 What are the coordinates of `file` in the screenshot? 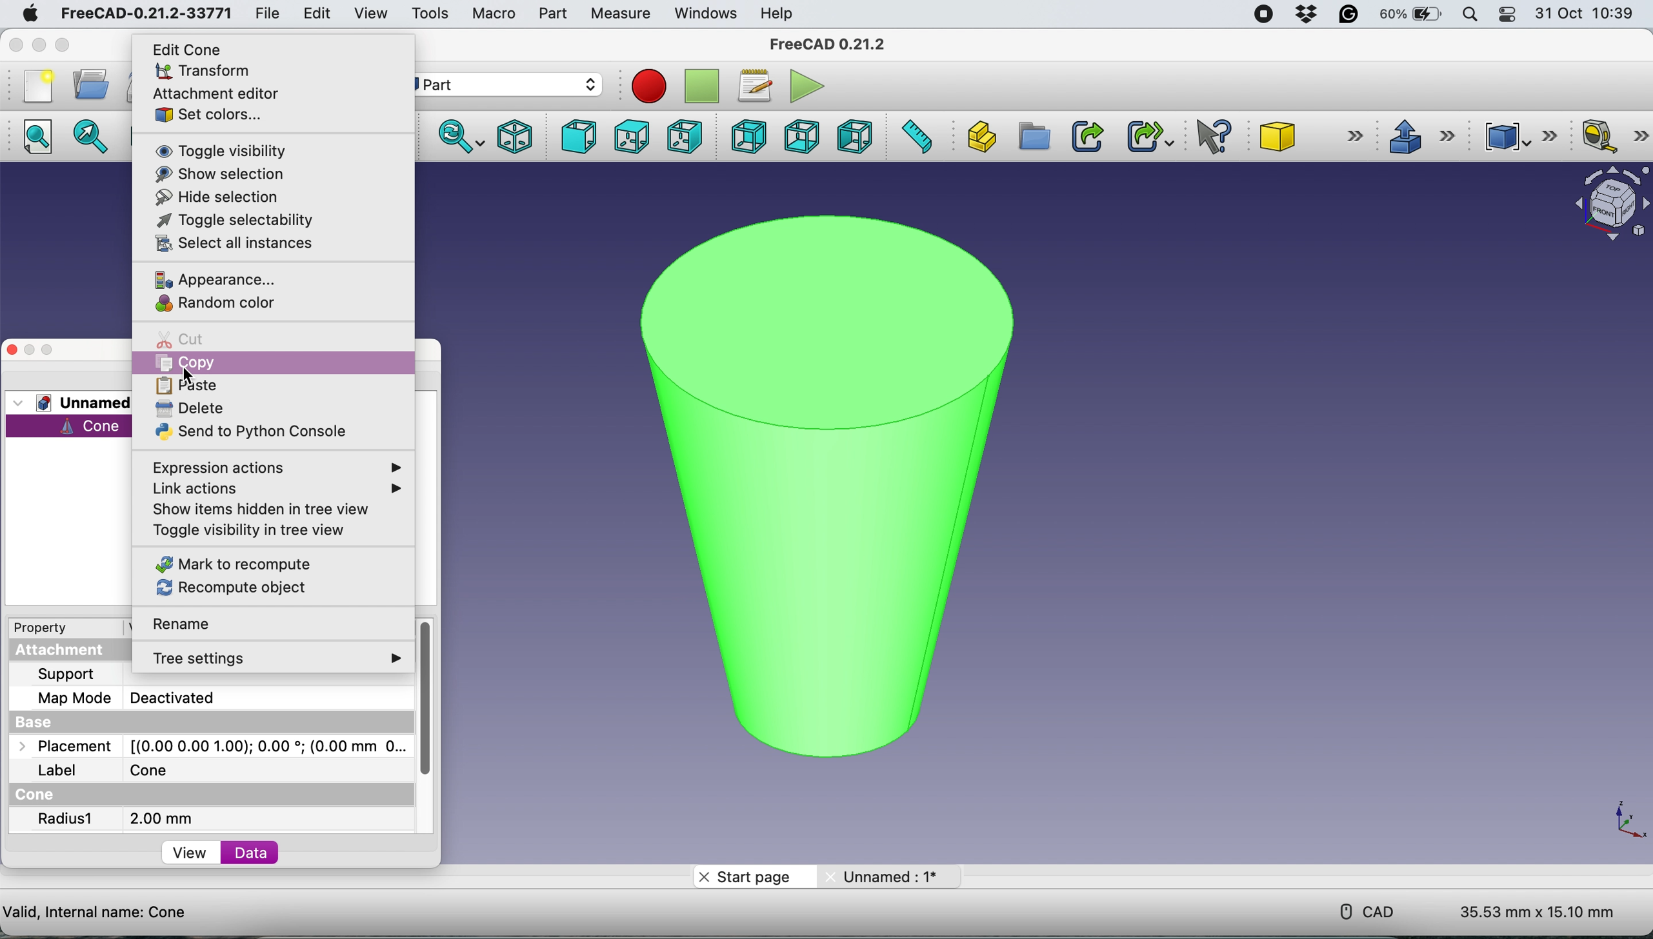 It's located at (262, 13).